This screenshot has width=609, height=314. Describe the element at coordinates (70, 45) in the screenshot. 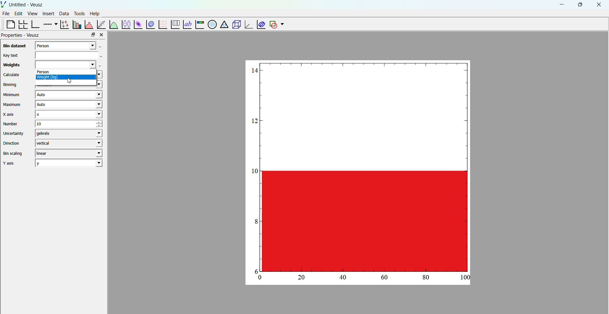

I see `"person" data selected` at that location.